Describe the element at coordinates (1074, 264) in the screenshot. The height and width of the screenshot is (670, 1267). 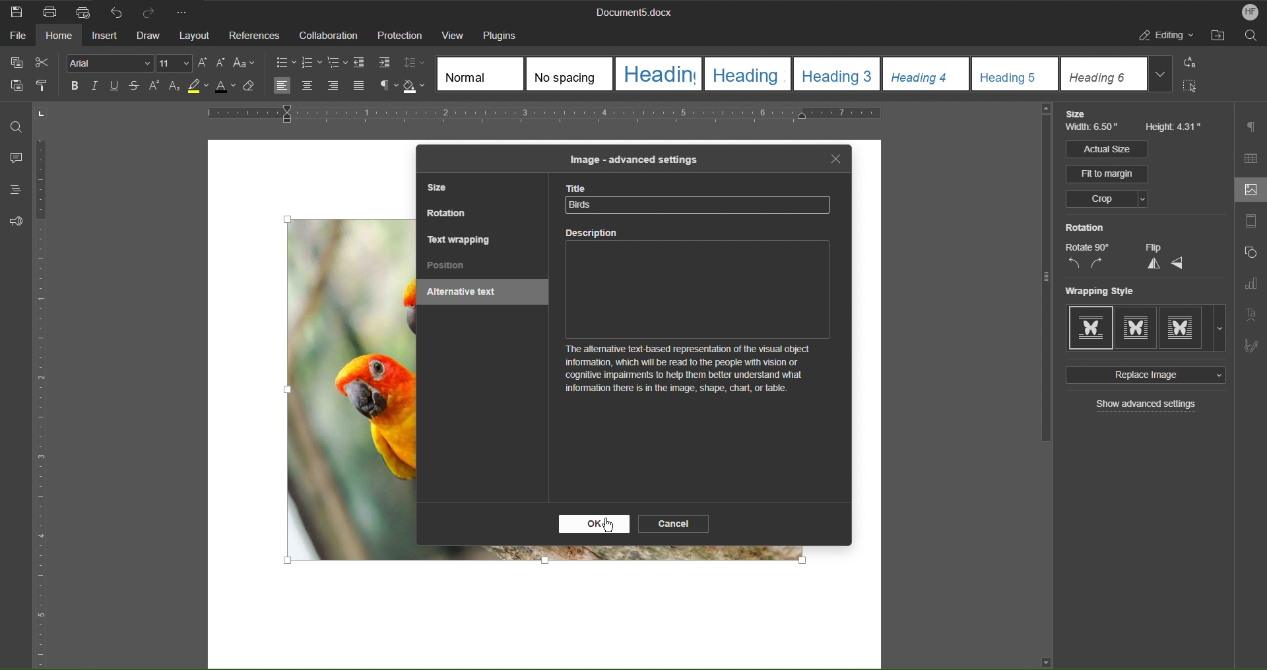
I see `Rotate CCW` at that location.